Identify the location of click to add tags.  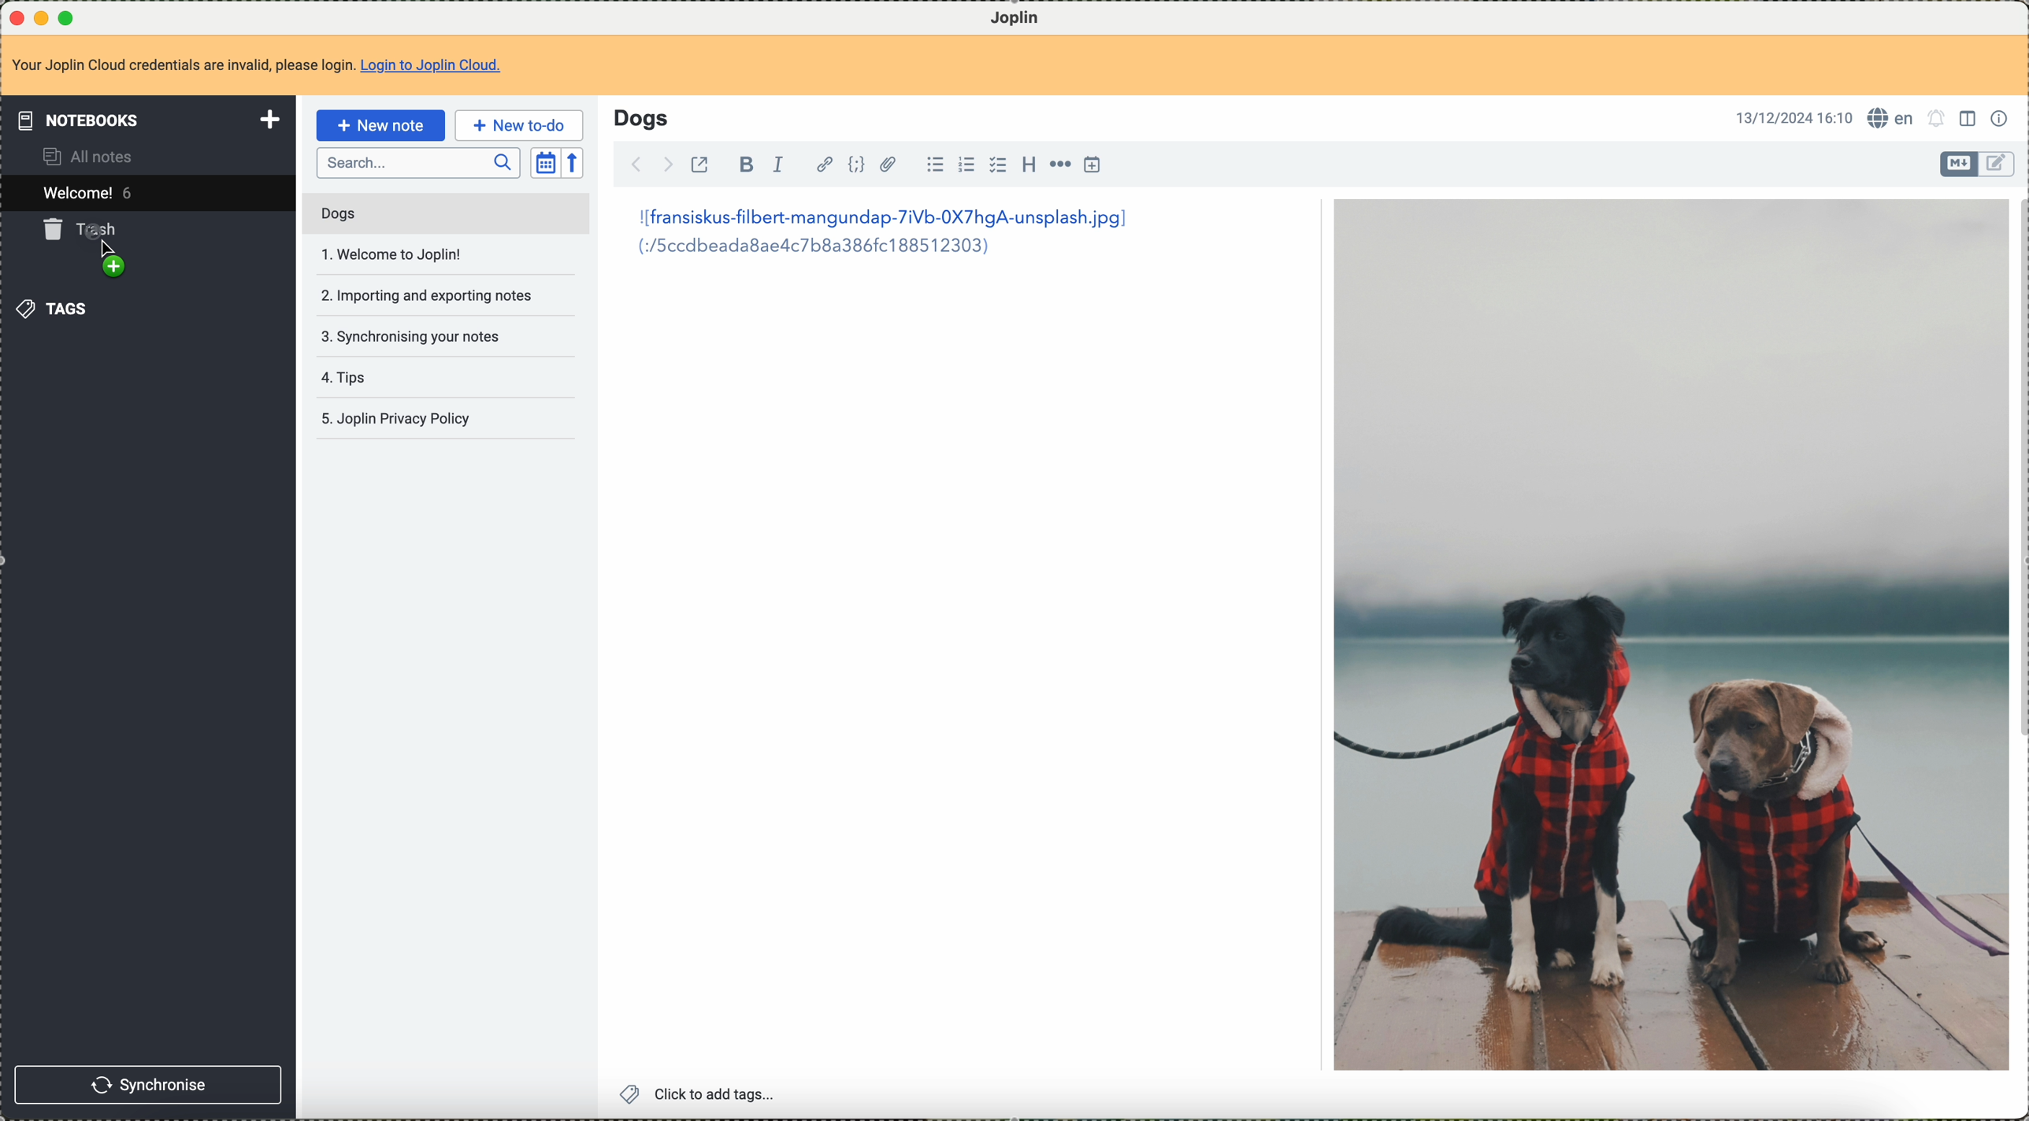
(700, 1094).